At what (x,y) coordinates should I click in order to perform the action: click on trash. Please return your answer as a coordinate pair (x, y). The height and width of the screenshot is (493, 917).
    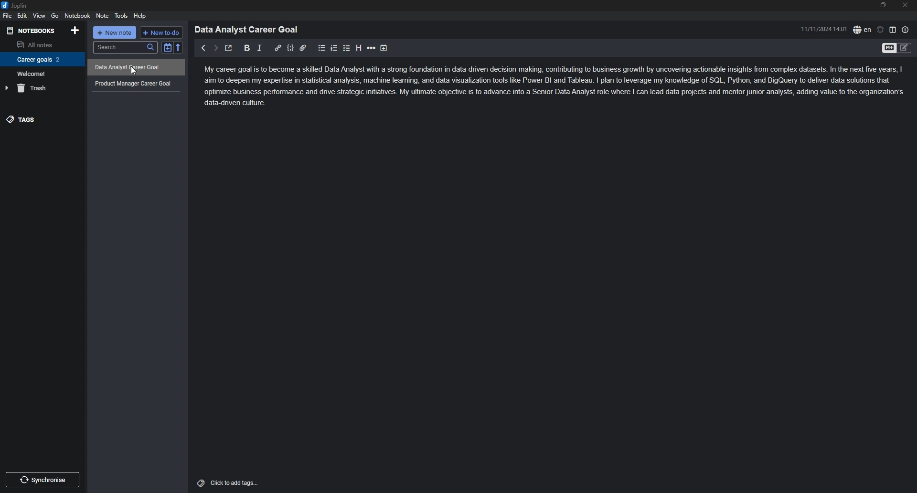
    Looking at the image, I should click on (41, 88).